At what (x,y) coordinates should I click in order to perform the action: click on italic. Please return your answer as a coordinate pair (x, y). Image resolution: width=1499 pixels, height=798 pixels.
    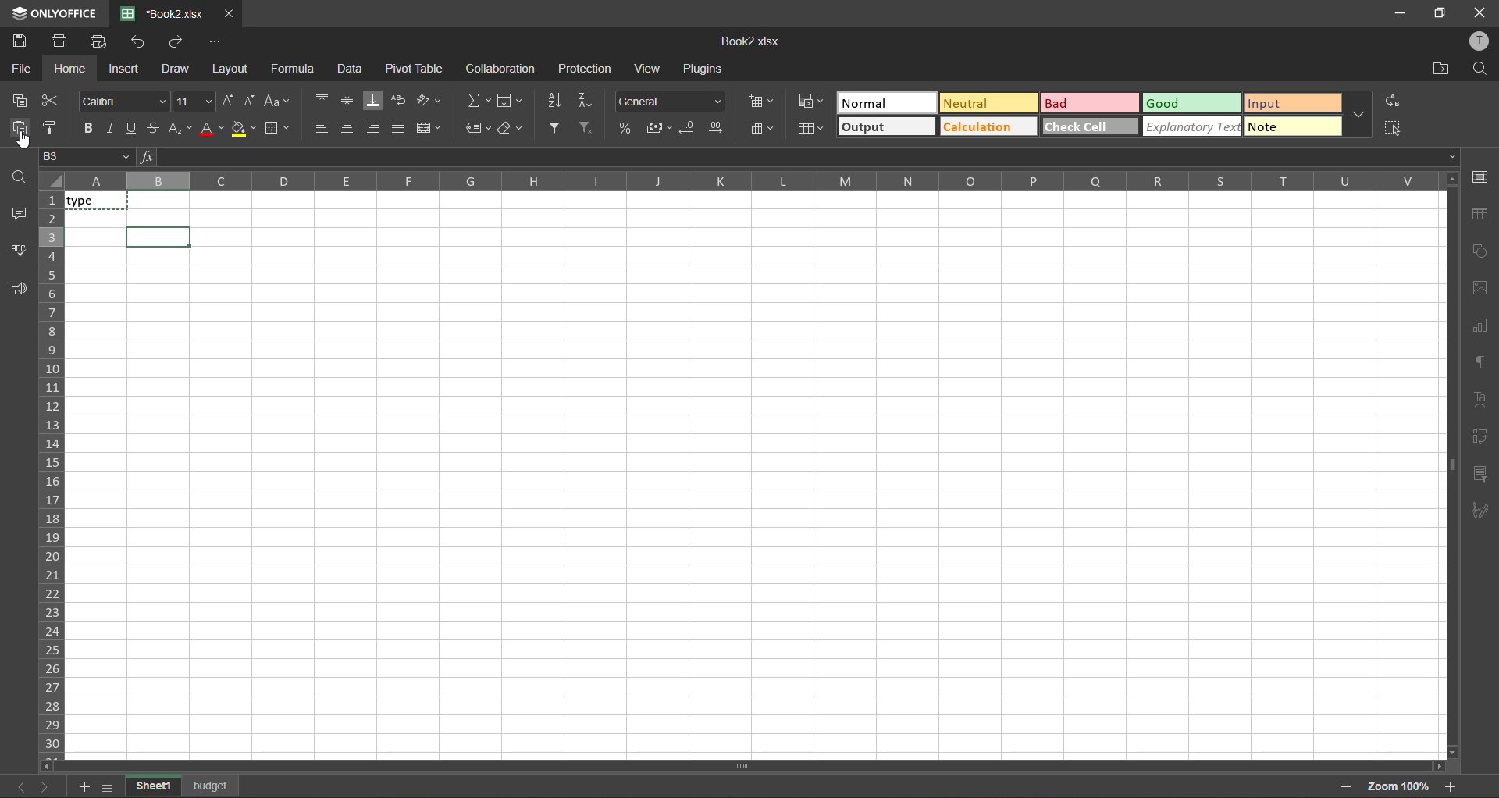
    Looking at the image, I should click on (109, 128).